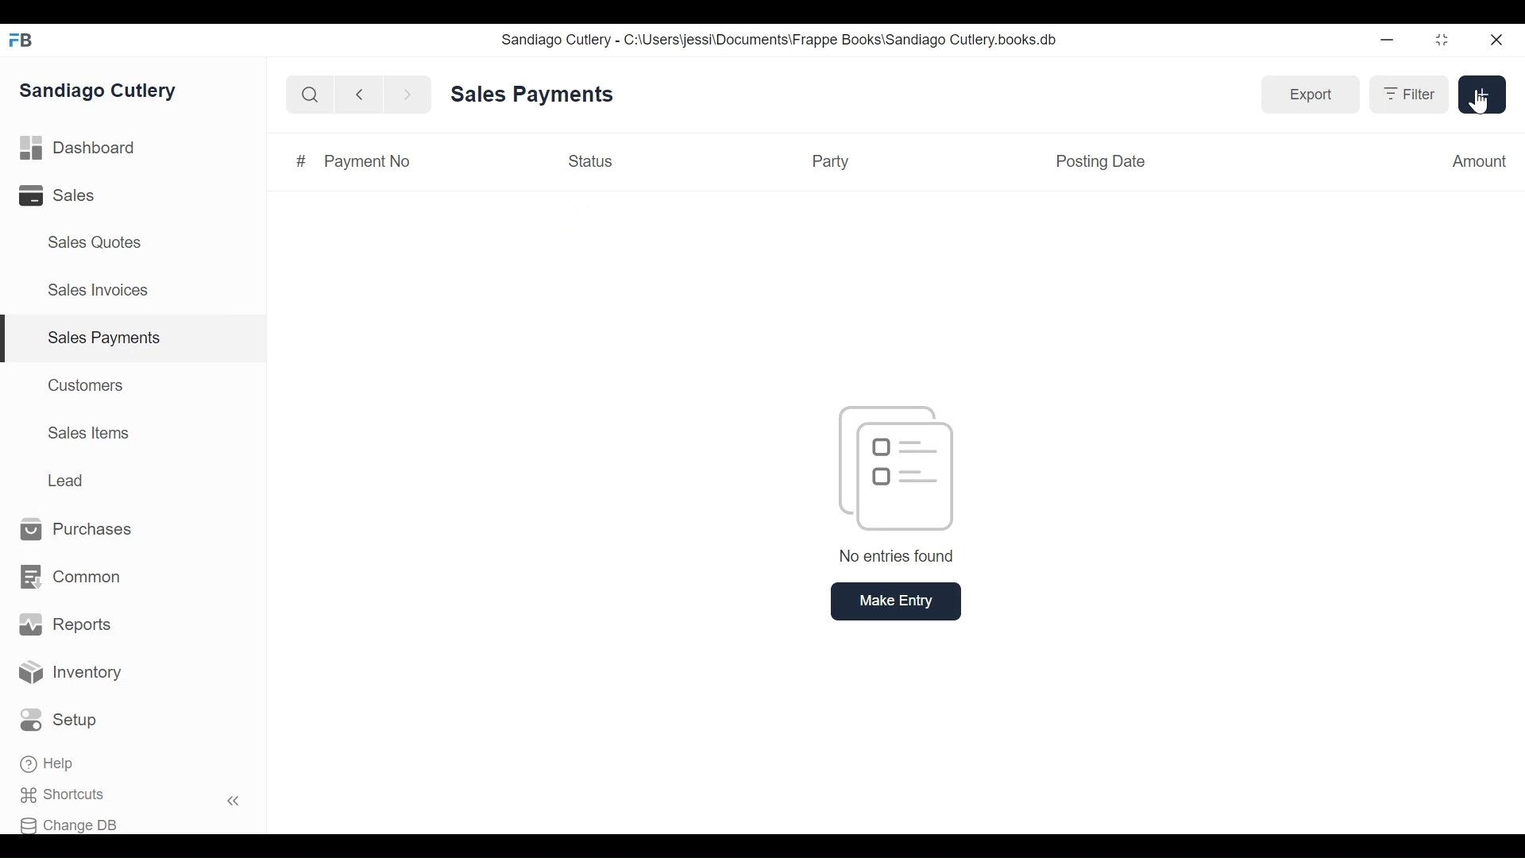 The width and height of the screenshot is (1525, 858). I want to click on Close , so click(1498, 40).